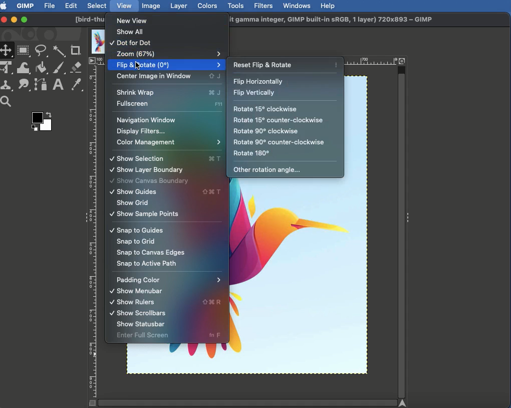 The image size is (511, 408). What do you see at coordinates (133, 44) in the screenshot?
I see `Dot for dot` at bounding box center [133, 44].